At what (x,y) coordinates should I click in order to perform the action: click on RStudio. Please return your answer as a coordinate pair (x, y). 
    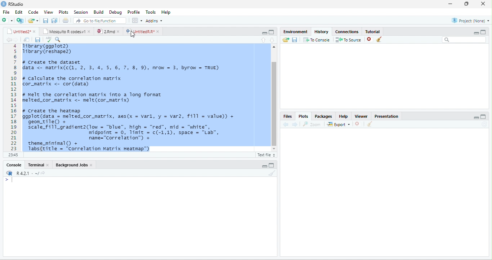
    Looking at the image, I should click on (17, 4).